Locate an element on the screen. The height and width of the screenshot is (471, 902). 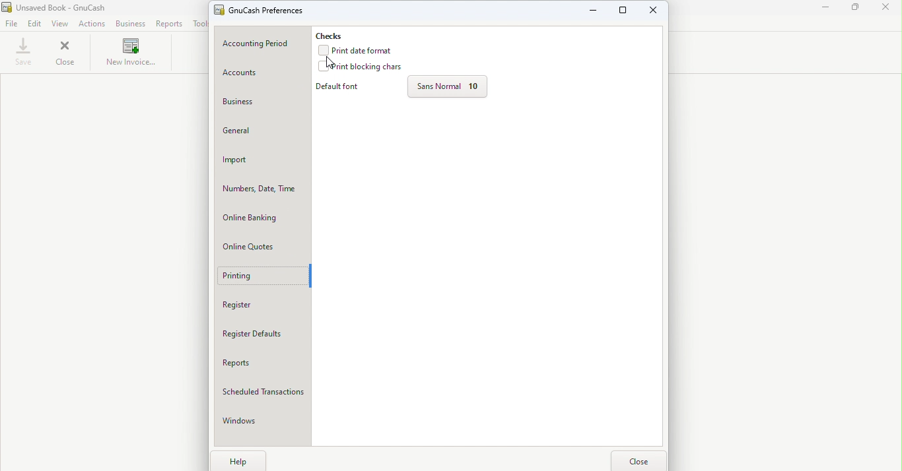
Help is located at coordinates (238, 460).